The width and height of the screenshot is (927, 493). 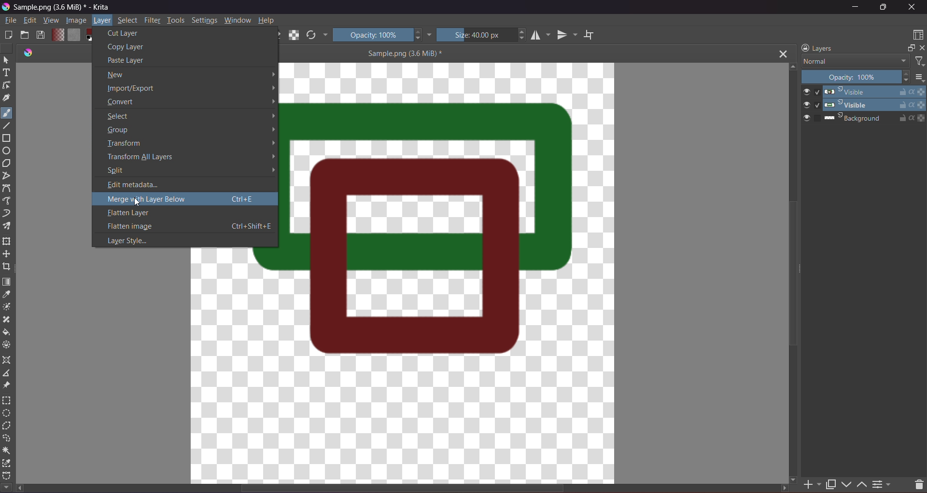 What do you see at coordinates (185, 184) in the screenshot?
I see `Edit metadata` at bounding box center [185, 184].